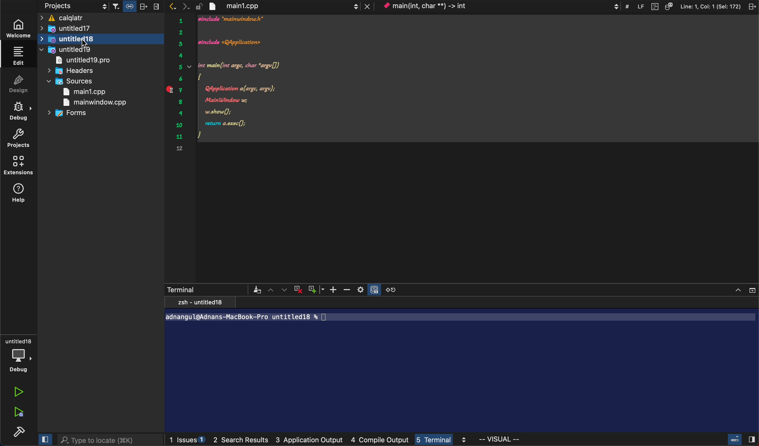 Image resolution: width=759 pixels, height=446 pixels. I want to click on document, so click(654, 6).